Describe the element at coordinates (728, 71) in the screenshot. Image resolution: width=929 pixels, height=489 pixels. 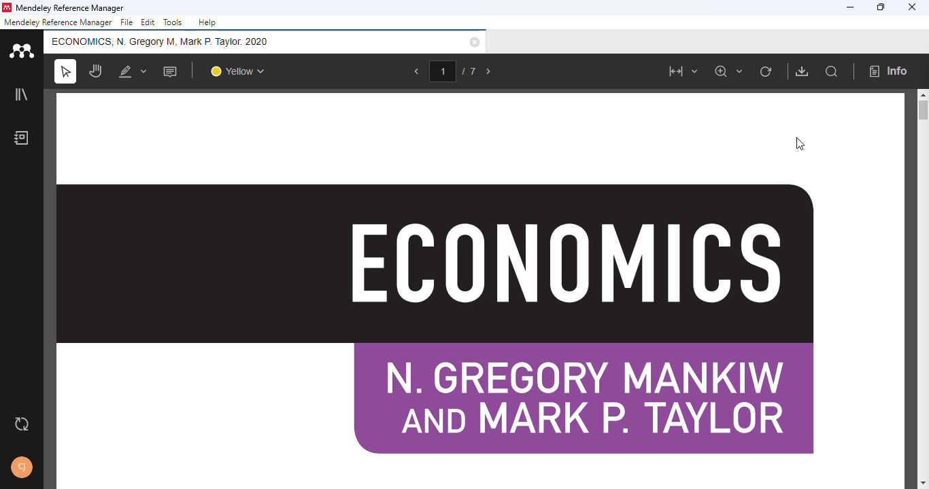
I see `zoom in & out` at that location.